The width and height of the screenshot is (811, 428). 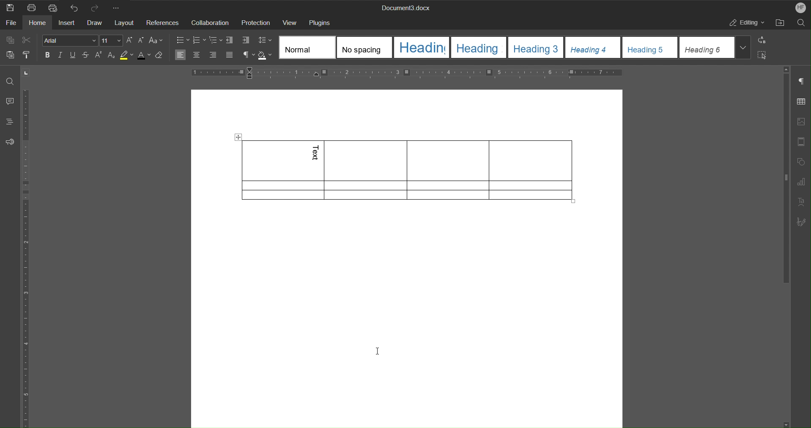 I want to click on Normal, so click(x=307, y=47).